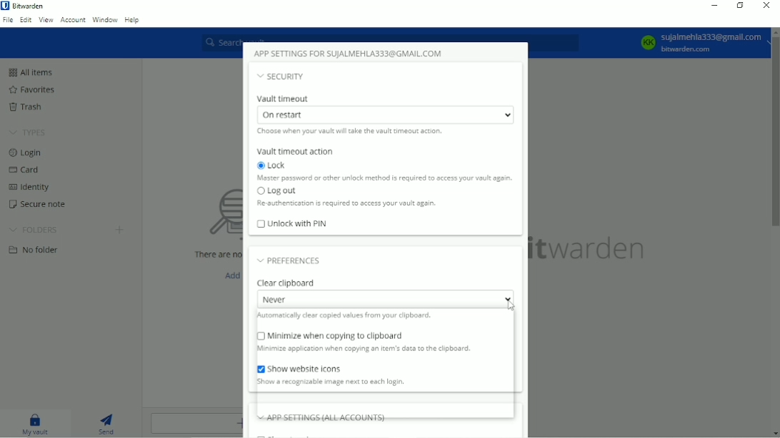  I want to click on Minimize when copying to clipboard, so click(366, 342).